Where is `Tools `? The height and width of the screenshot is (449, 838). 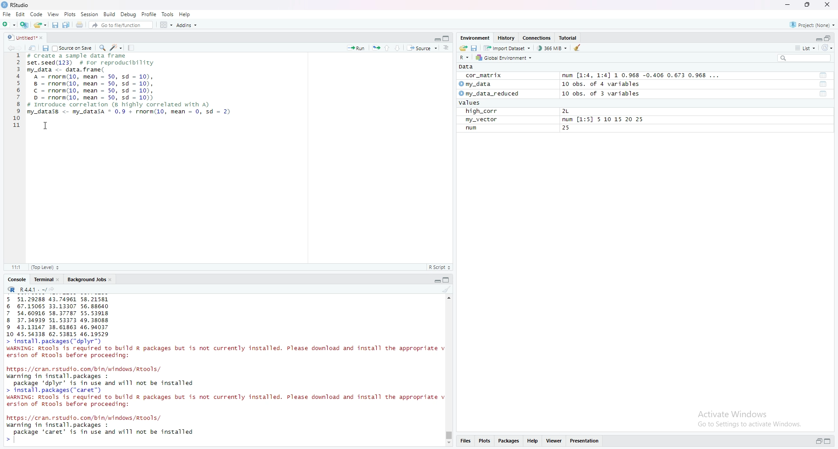
Tools  is located at coordinates (132, 47).